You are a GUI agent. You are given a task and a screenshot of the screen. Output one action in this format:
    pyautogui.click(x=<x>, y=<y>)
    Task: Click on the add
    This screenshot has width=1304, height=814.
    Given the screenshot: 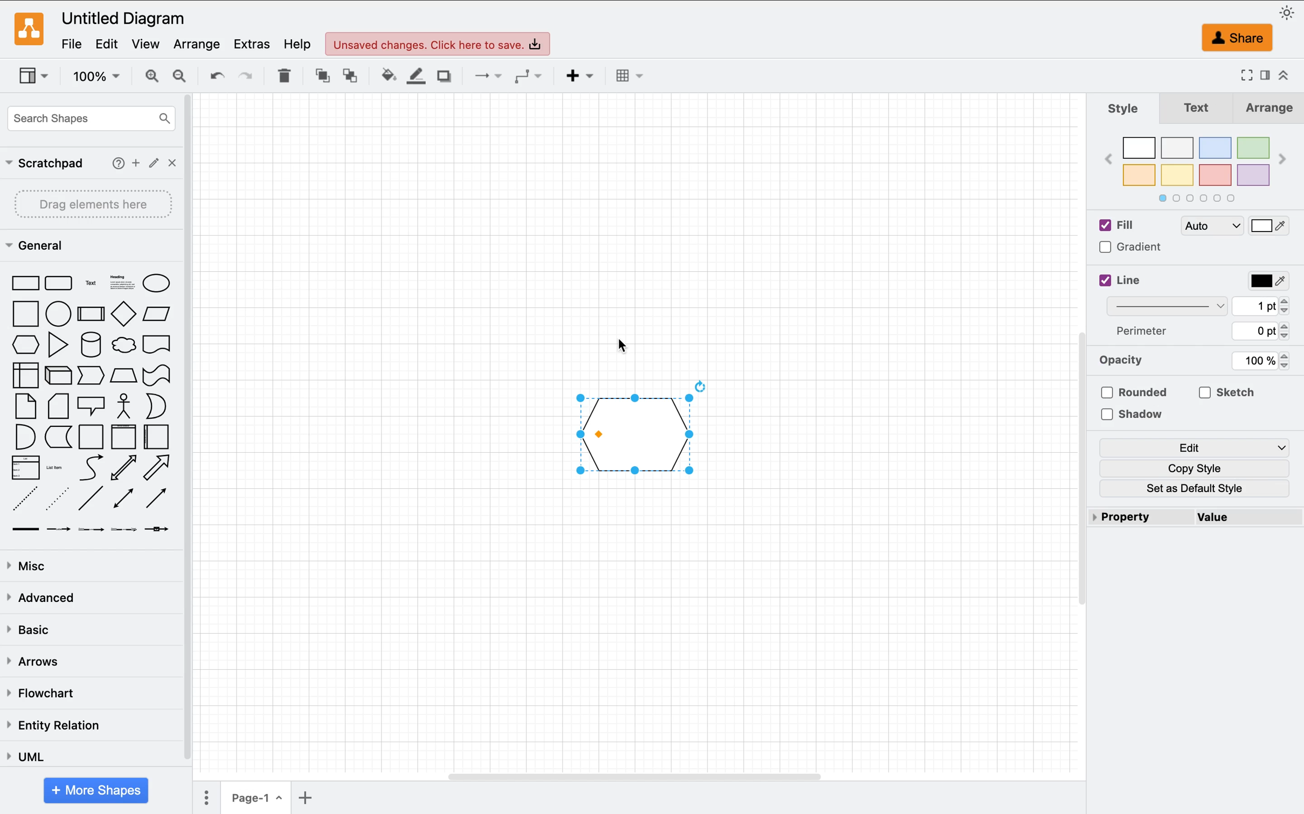 What is the action you would take?
    pyautogui.click(x=136, y=161)
    